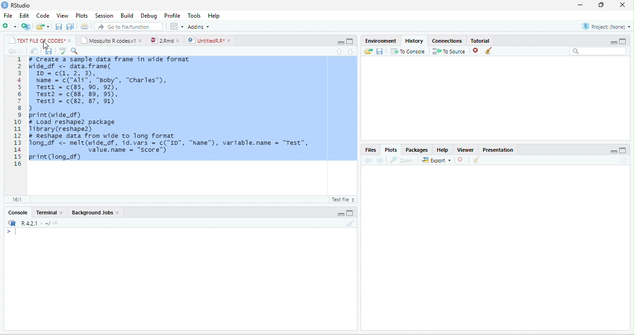 This screenshot has width=634, height=335. I want to click on Presentation, so click(498, 150).